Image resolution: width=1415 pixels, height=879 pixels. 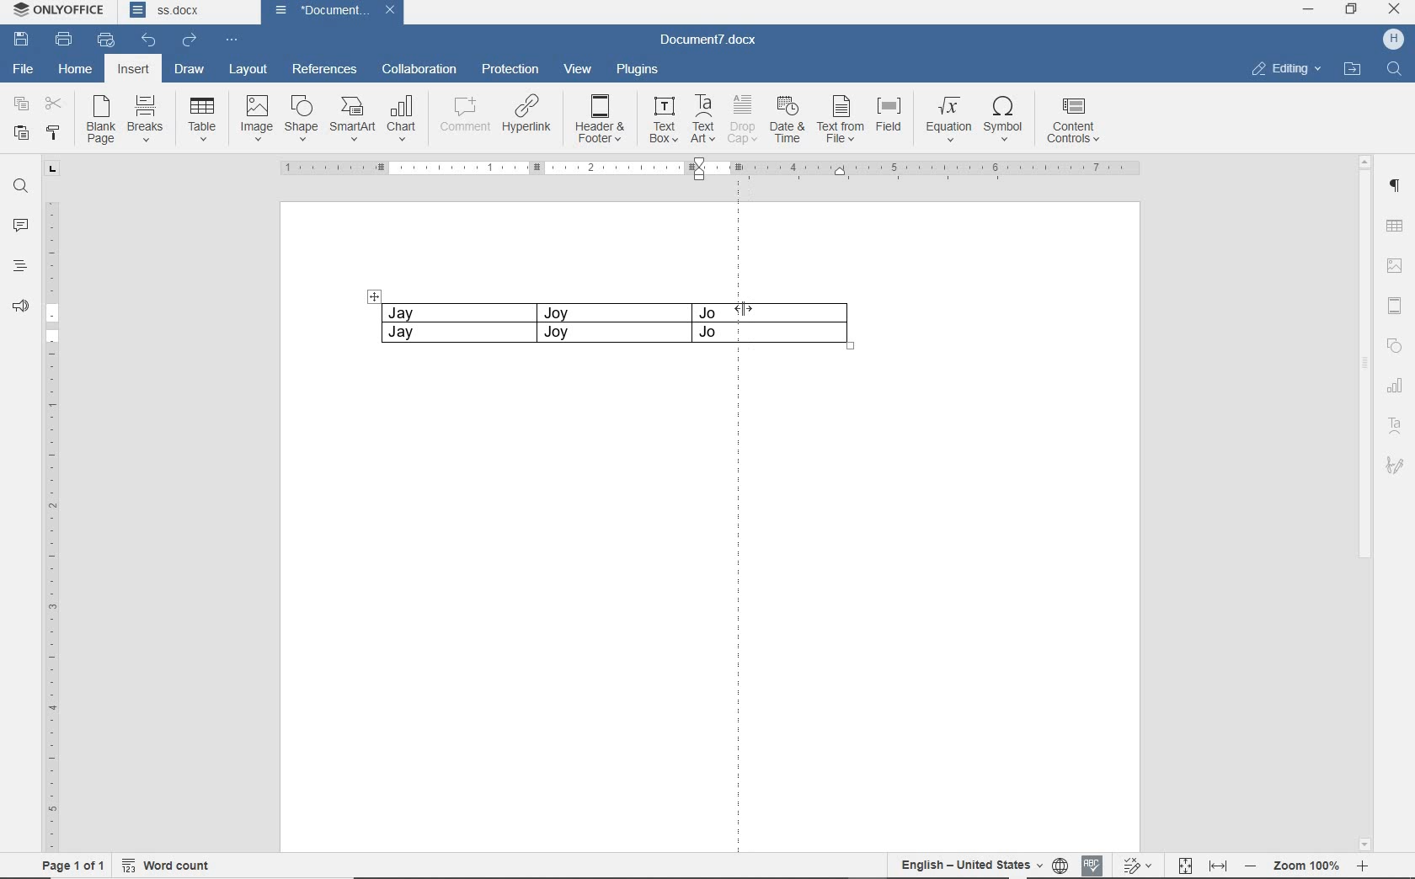 What do you see at coordinates (20, 189) in the screenshot?
I see `FIND` at bounding box center [20, 189].